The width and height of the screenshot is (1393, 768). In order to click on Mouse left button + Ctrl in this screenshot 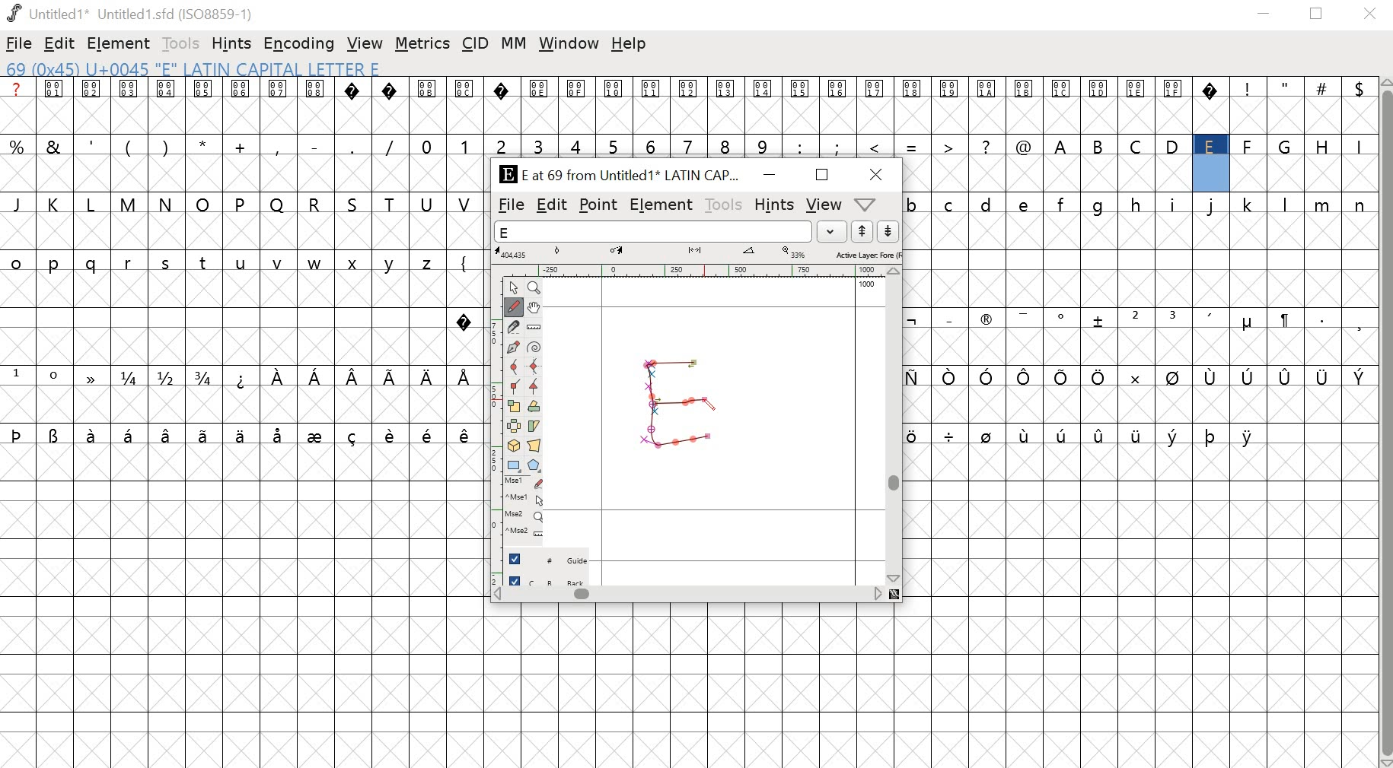, I will do `click(524, 500)`.